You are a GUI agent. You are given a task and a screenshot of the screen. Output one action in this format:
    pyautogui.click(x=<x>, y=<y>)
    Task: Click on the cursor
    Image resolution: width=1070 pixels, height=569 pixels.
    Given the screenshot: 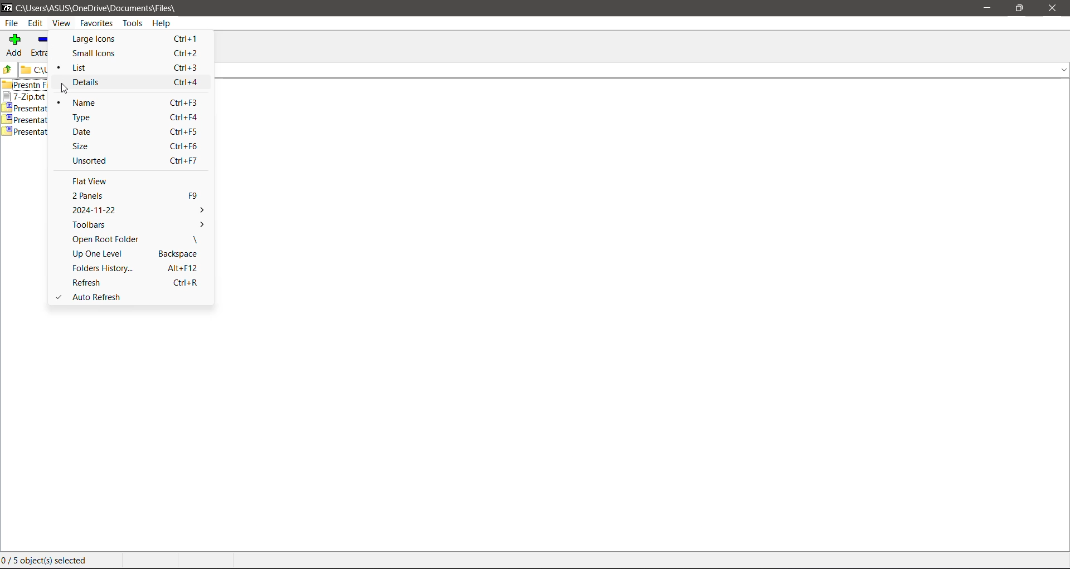 What is the action you would take?
    pyautogui.click(x=67, y=90)
    